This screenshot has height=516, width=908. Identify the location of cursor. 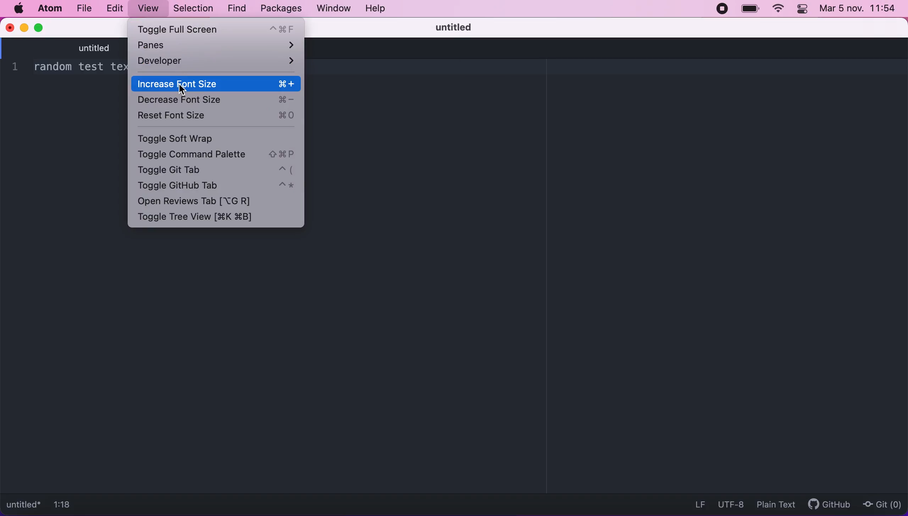
(180, 89).